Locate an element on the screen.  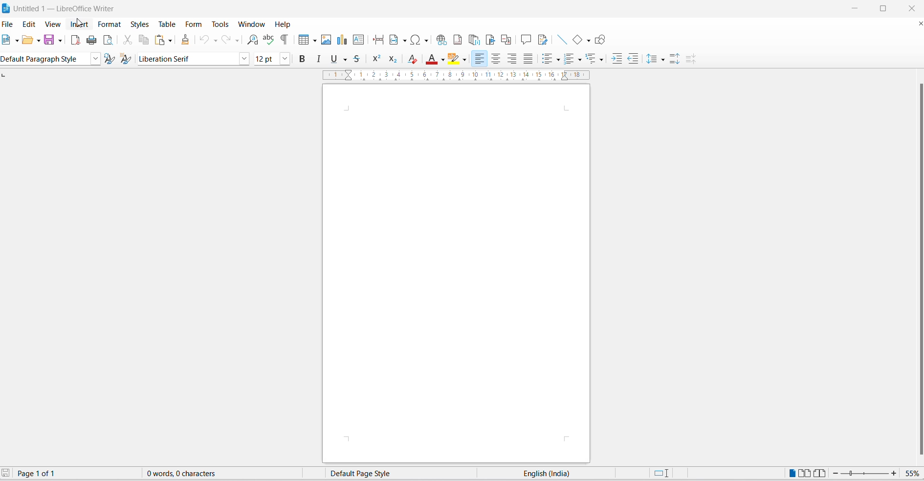
undo is located at coordinates (205, 41).